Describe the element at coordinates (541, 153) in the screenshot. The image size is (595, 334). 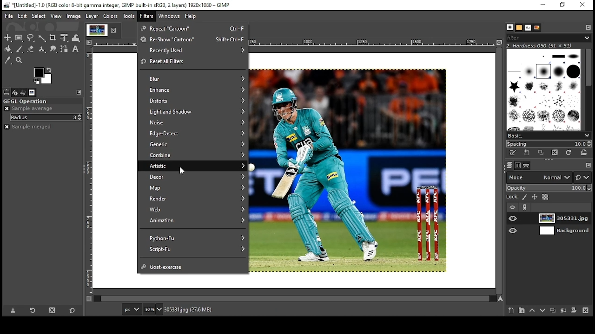
I see `duplicate brush` at that location.